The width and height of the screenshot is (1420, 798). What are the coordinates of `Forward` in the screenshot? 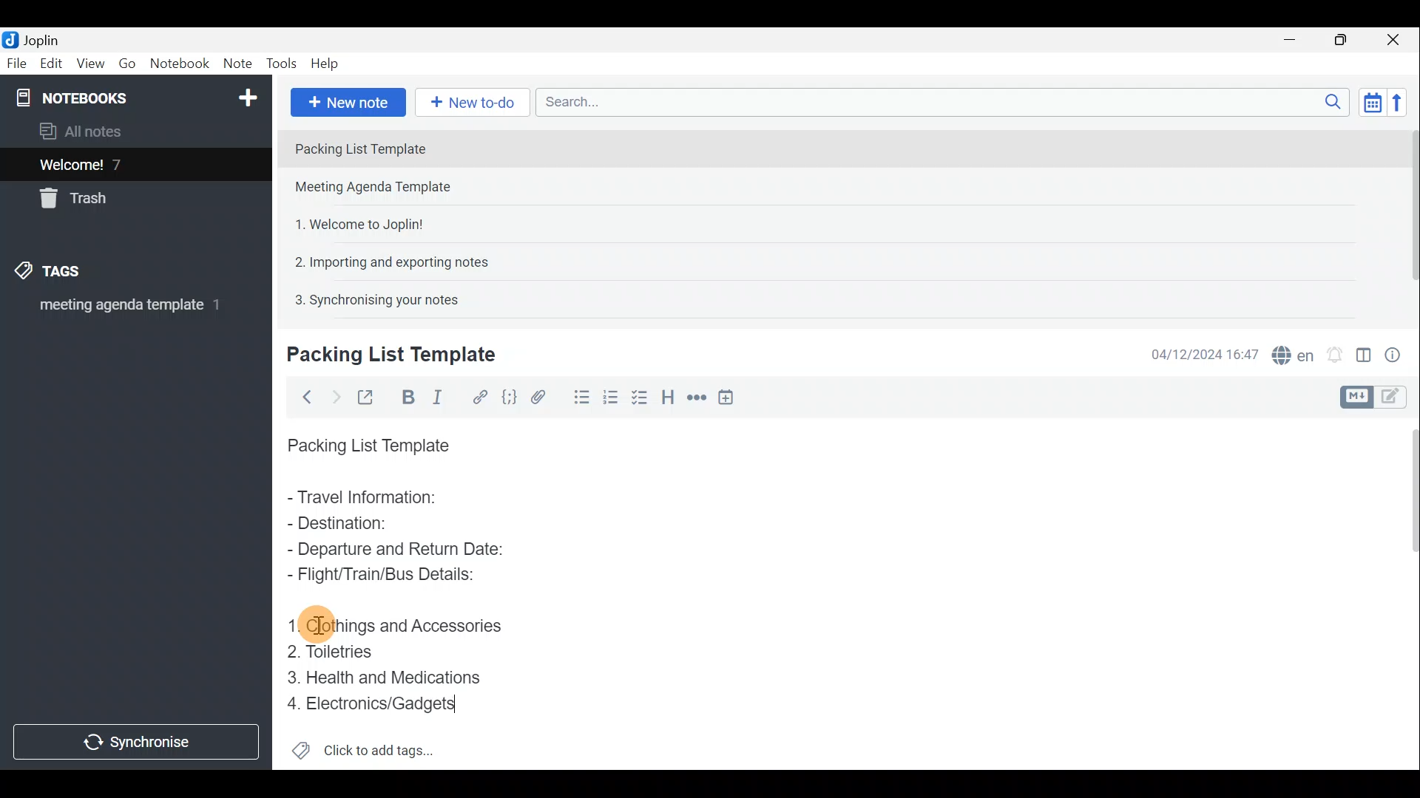 It's located at (333, 395).